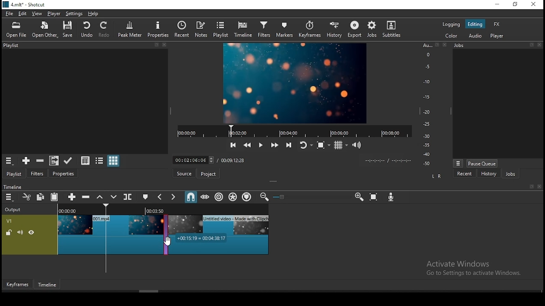 This screenshot has width=545, height=306. Describe the element at coordinates (16, 30) in the screenshot. I see `open file` at that location.